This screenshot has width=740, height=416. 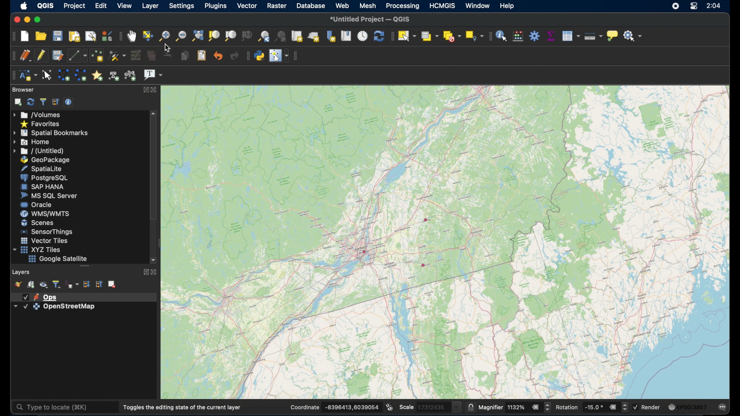 What do you see at coordinates (155, 90) in the screenshot?
I see `close browser` at bounding box center [155, 90].